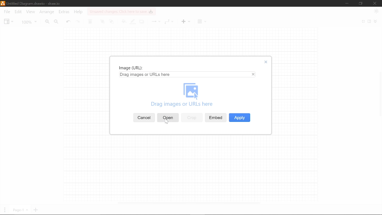 This screenshot has height=215, width=382. What do you see at coordinates (46, 21) in the screenshot?
I see `Zoom in` at bounding box center [46, 21].